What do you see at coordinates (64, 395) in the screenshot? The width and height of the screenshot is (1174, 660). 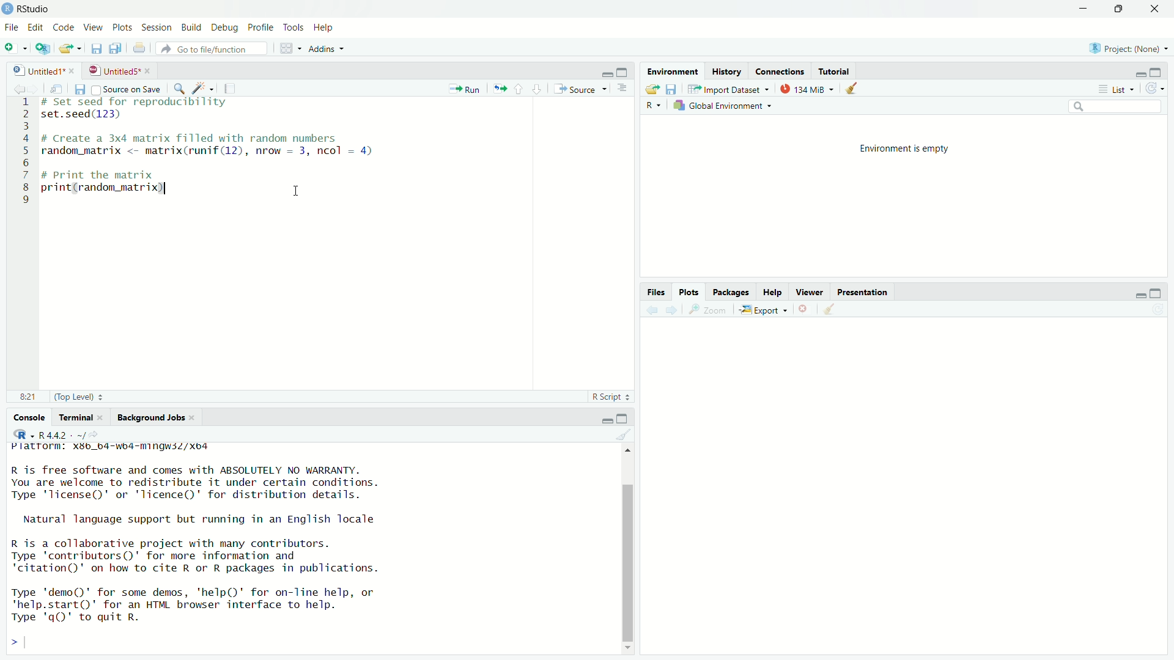 I see `91 (Top Level) =` at bounding box center [64, 395].